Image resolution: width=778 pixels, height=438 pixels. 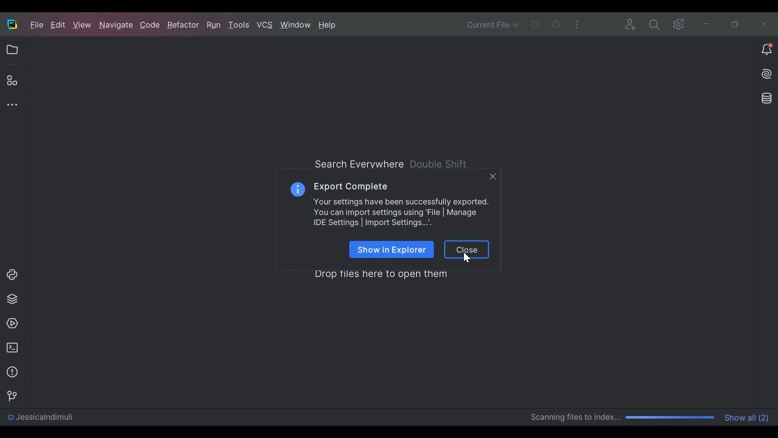 What do you see at coordinates (623, 418) in the screenshot?
I see `Scanning Progress` at bounding box center [623, 418].